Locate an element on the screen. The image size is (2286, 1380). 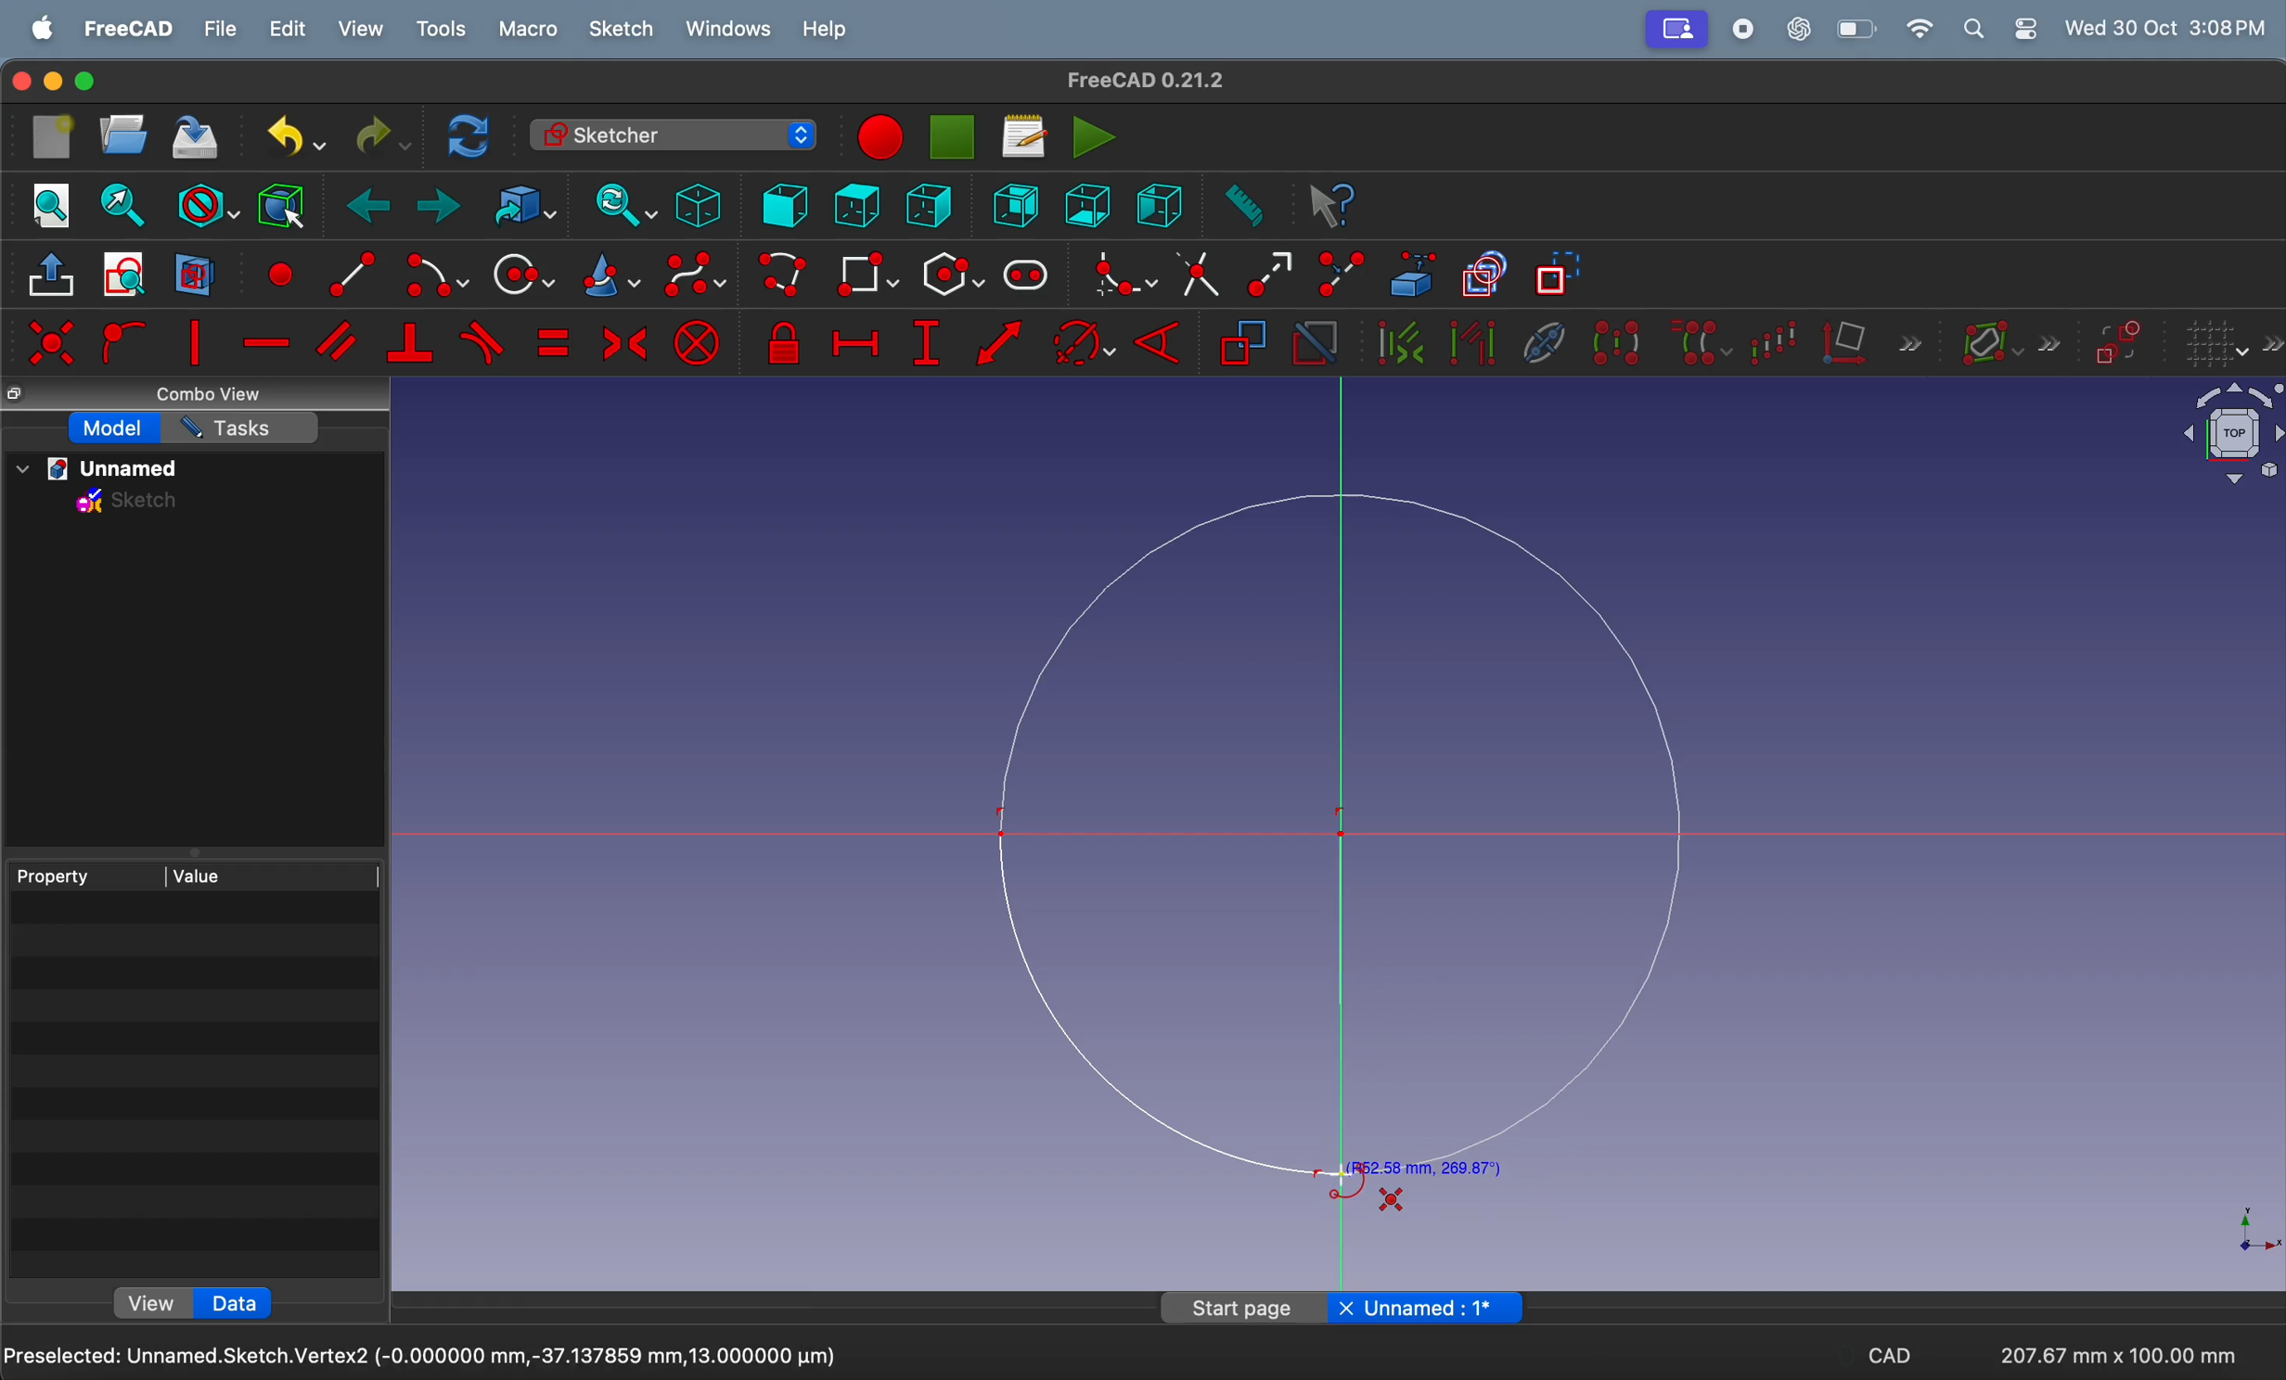
refresh is located at coordinates (472, 134).